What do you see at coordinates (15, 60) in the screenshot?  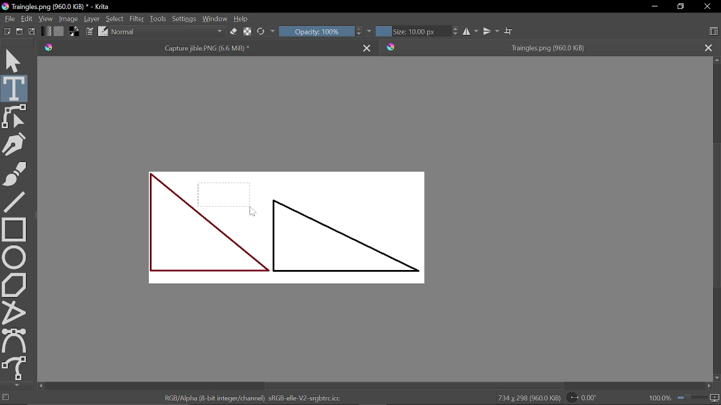 I see `Move tool` at bounding box center [15, 60].